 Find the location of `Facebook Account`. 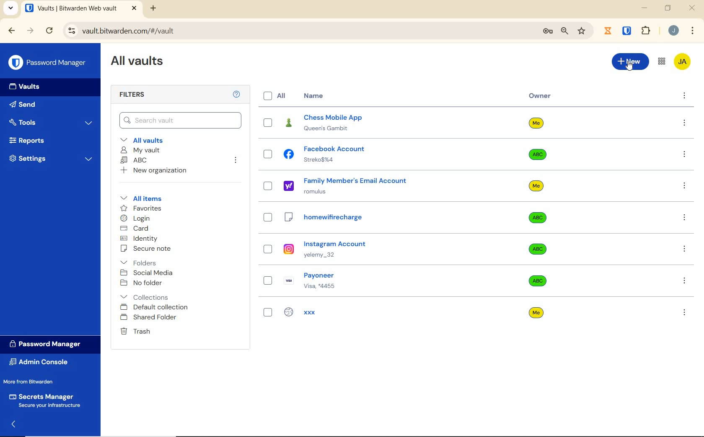

Facebook Account is located at coordinates (332, 154).